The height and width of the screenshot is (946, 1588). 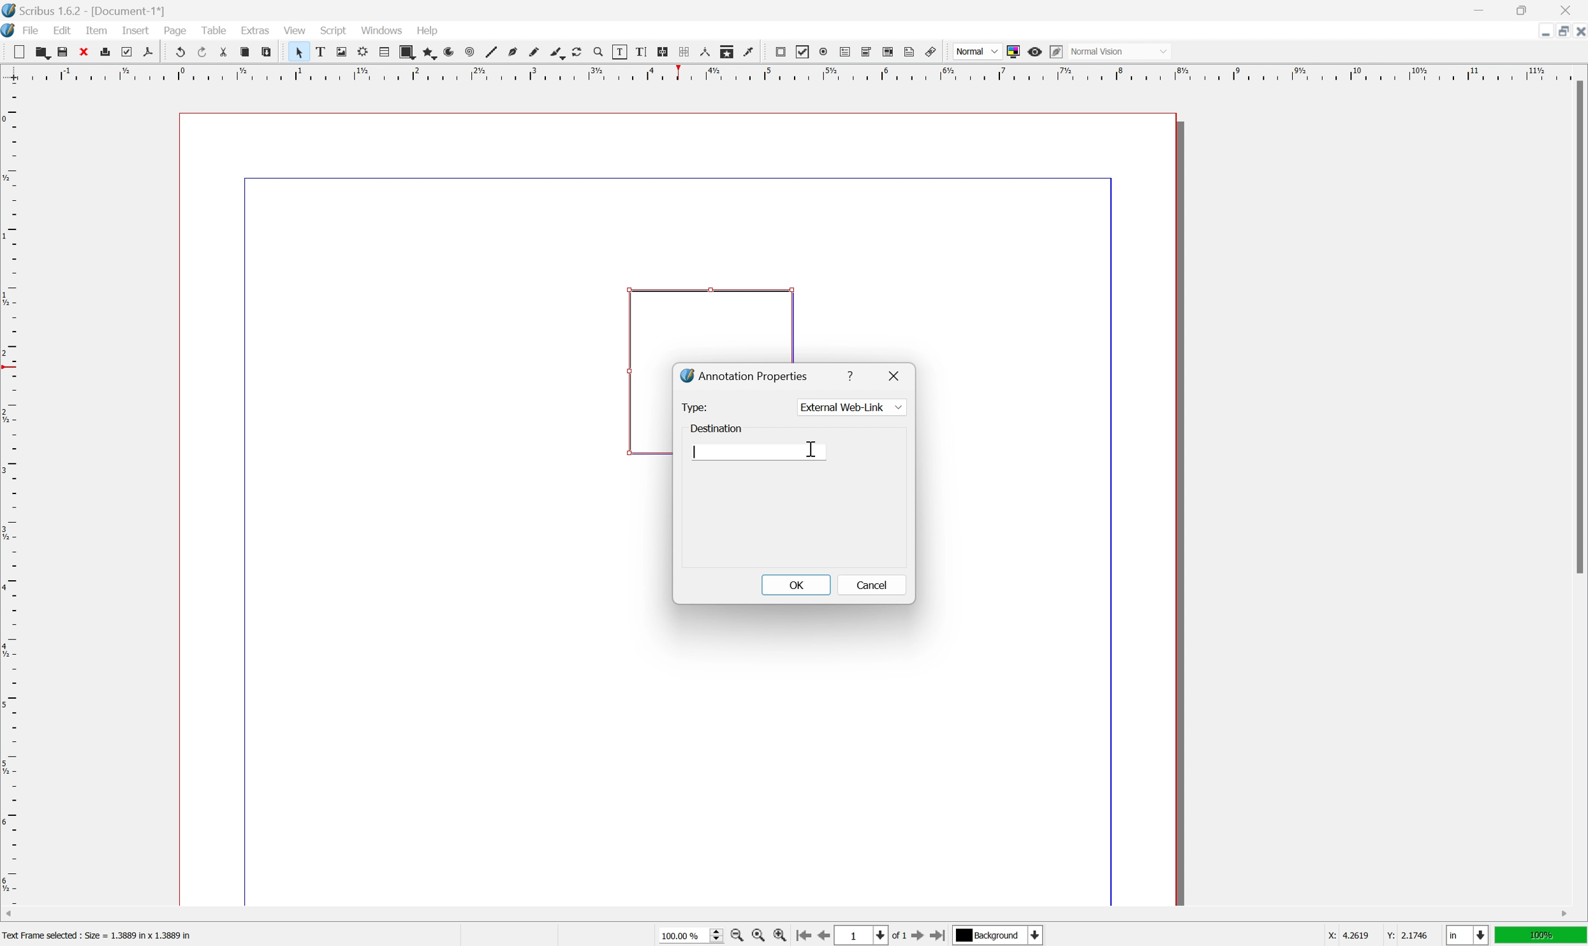 I want to click on image frame, so click(x=341, y=52).